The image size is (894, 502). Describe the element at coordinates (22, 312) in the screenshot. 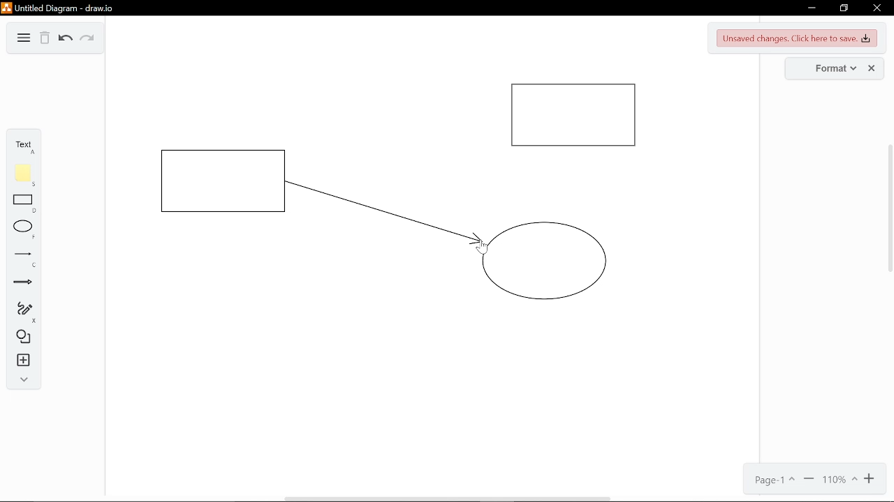

I see `Freehand` at that location.